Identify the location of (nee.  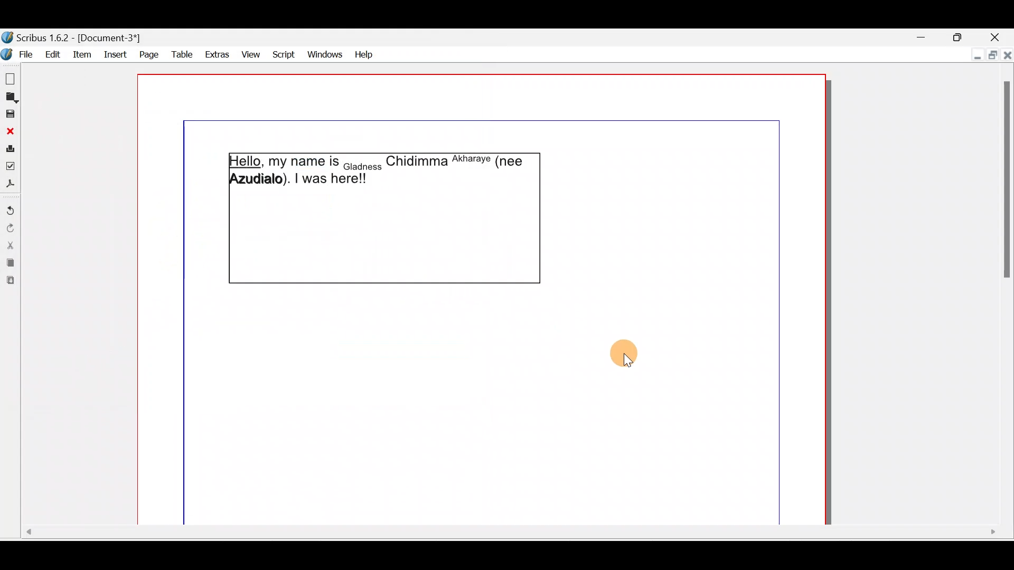
(510, 161).